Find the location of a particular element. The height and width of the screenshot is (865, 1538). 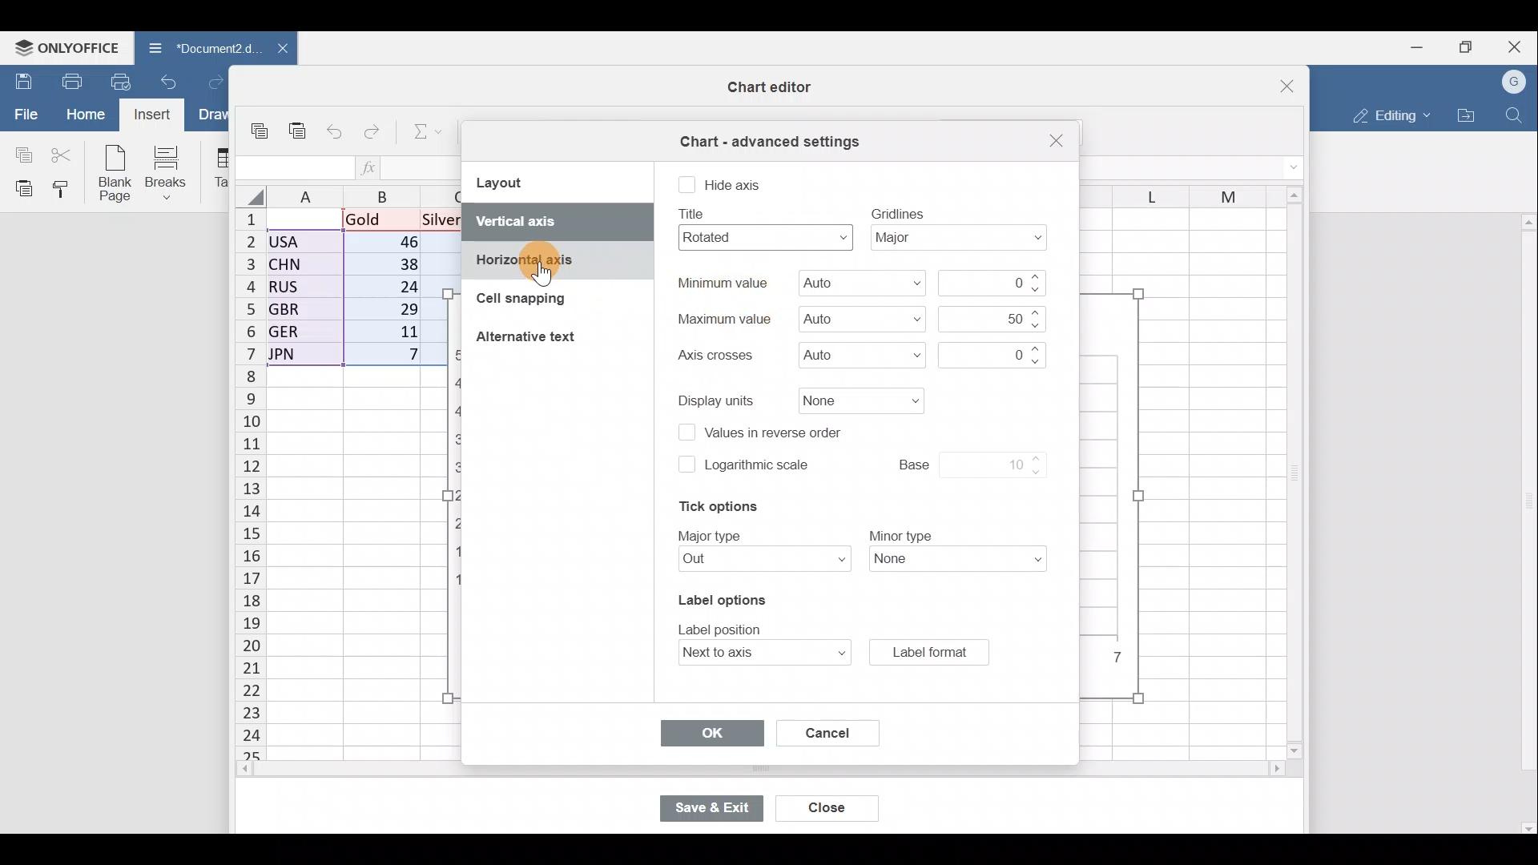

Values in reverse order is located at coordinates (780, 434).